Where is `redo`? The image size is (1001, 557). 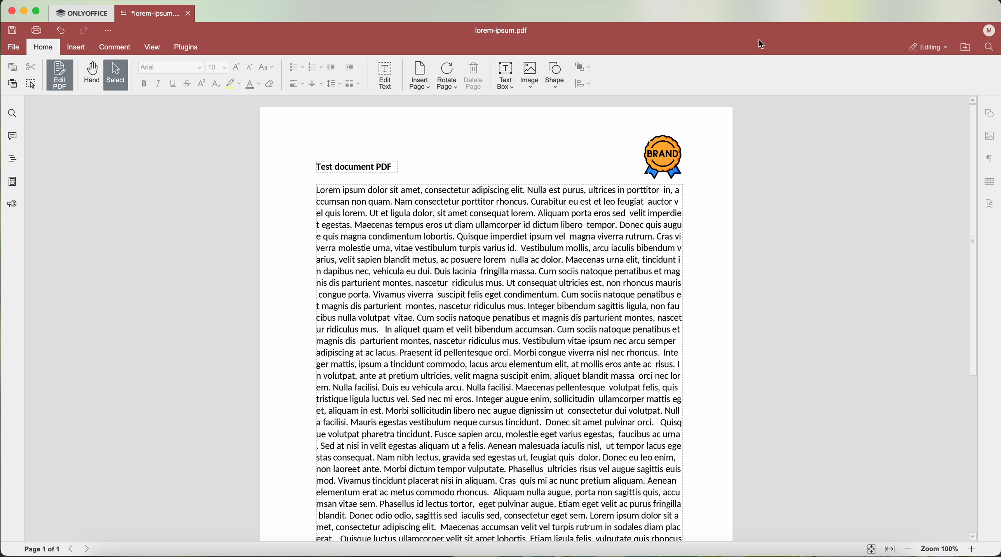 redo is located at coordinates (84, 31).